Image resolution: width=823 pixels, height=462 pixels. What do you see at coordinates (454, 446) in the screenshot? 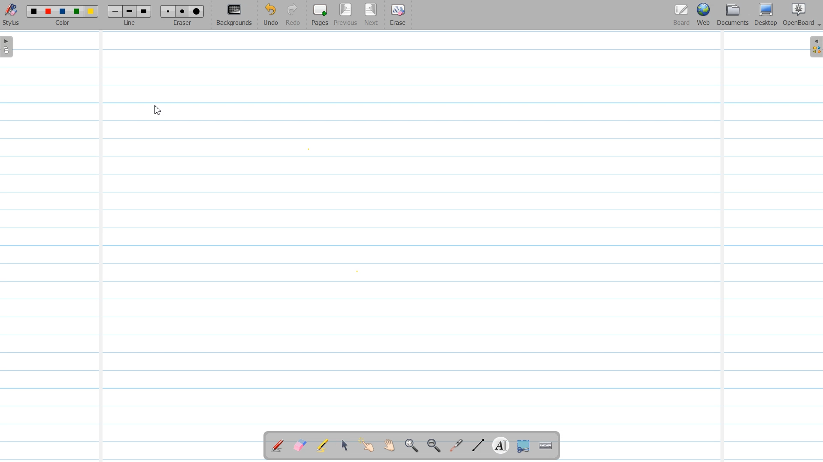
I see `Virtual Laser Pointer` at bounding box center [454, 446].